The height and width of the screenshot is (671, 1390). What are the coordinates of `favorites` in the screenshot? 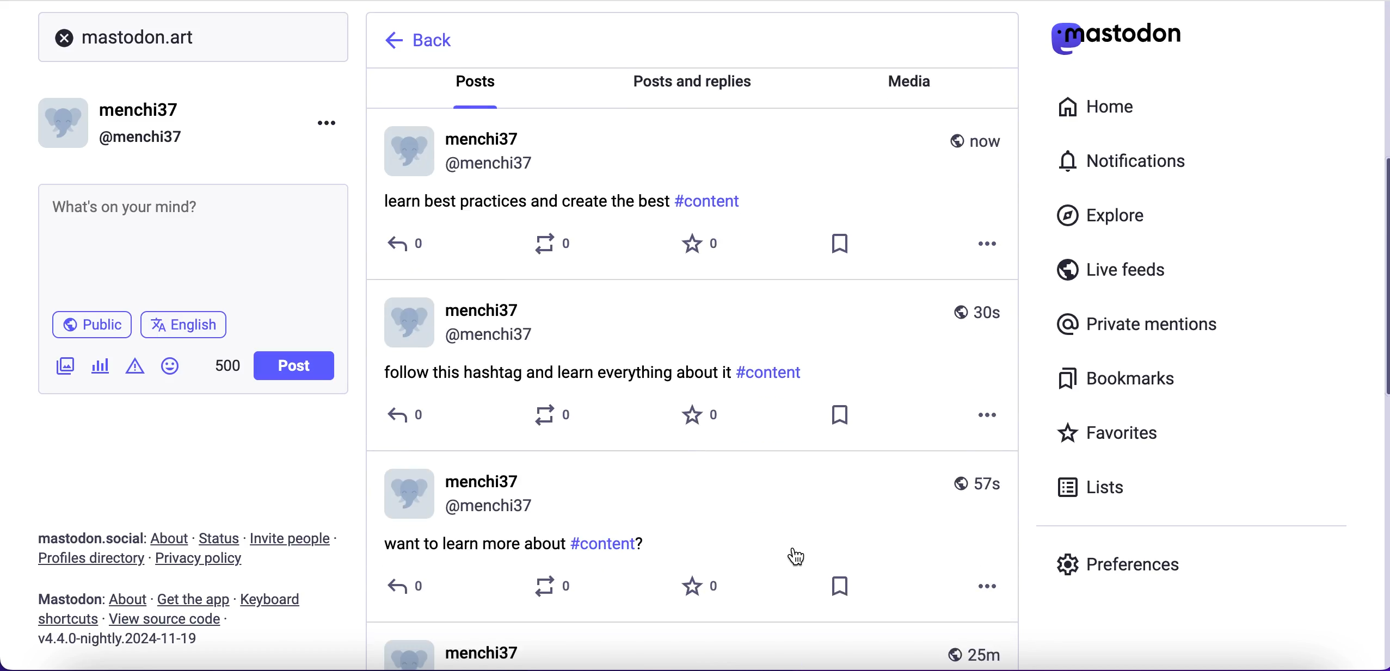 It's located at (1136, 432).